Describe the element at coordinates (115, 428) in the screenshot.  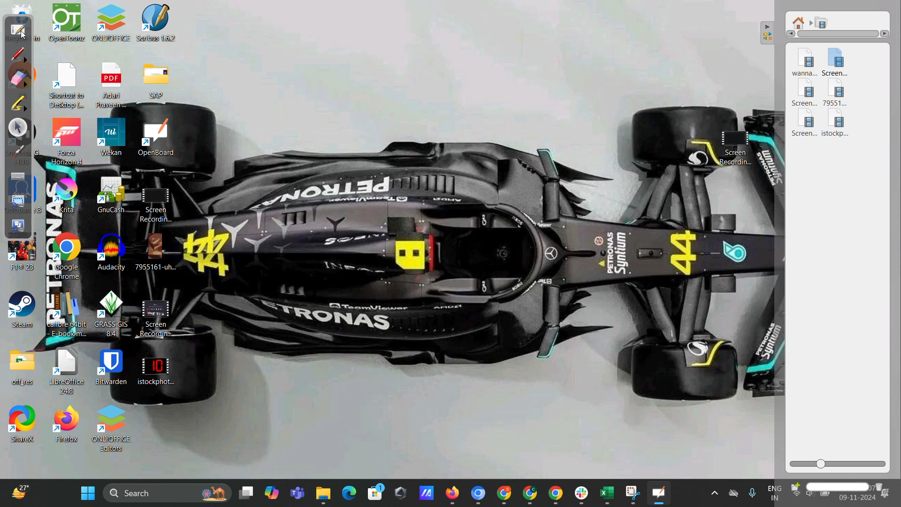
I see `Onlyoffice editors` at that location.